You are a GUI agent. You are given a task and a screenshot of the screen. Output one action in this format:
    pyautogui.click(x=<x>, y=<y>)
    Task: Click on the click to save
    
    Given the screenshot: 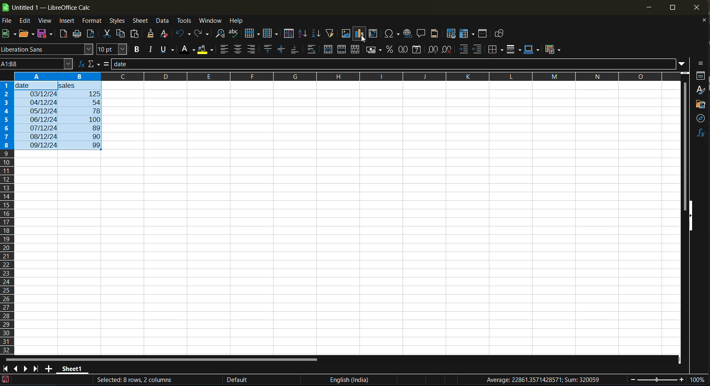 What is the action you would take?
    pyautogui.click(x=5, y=381)
    